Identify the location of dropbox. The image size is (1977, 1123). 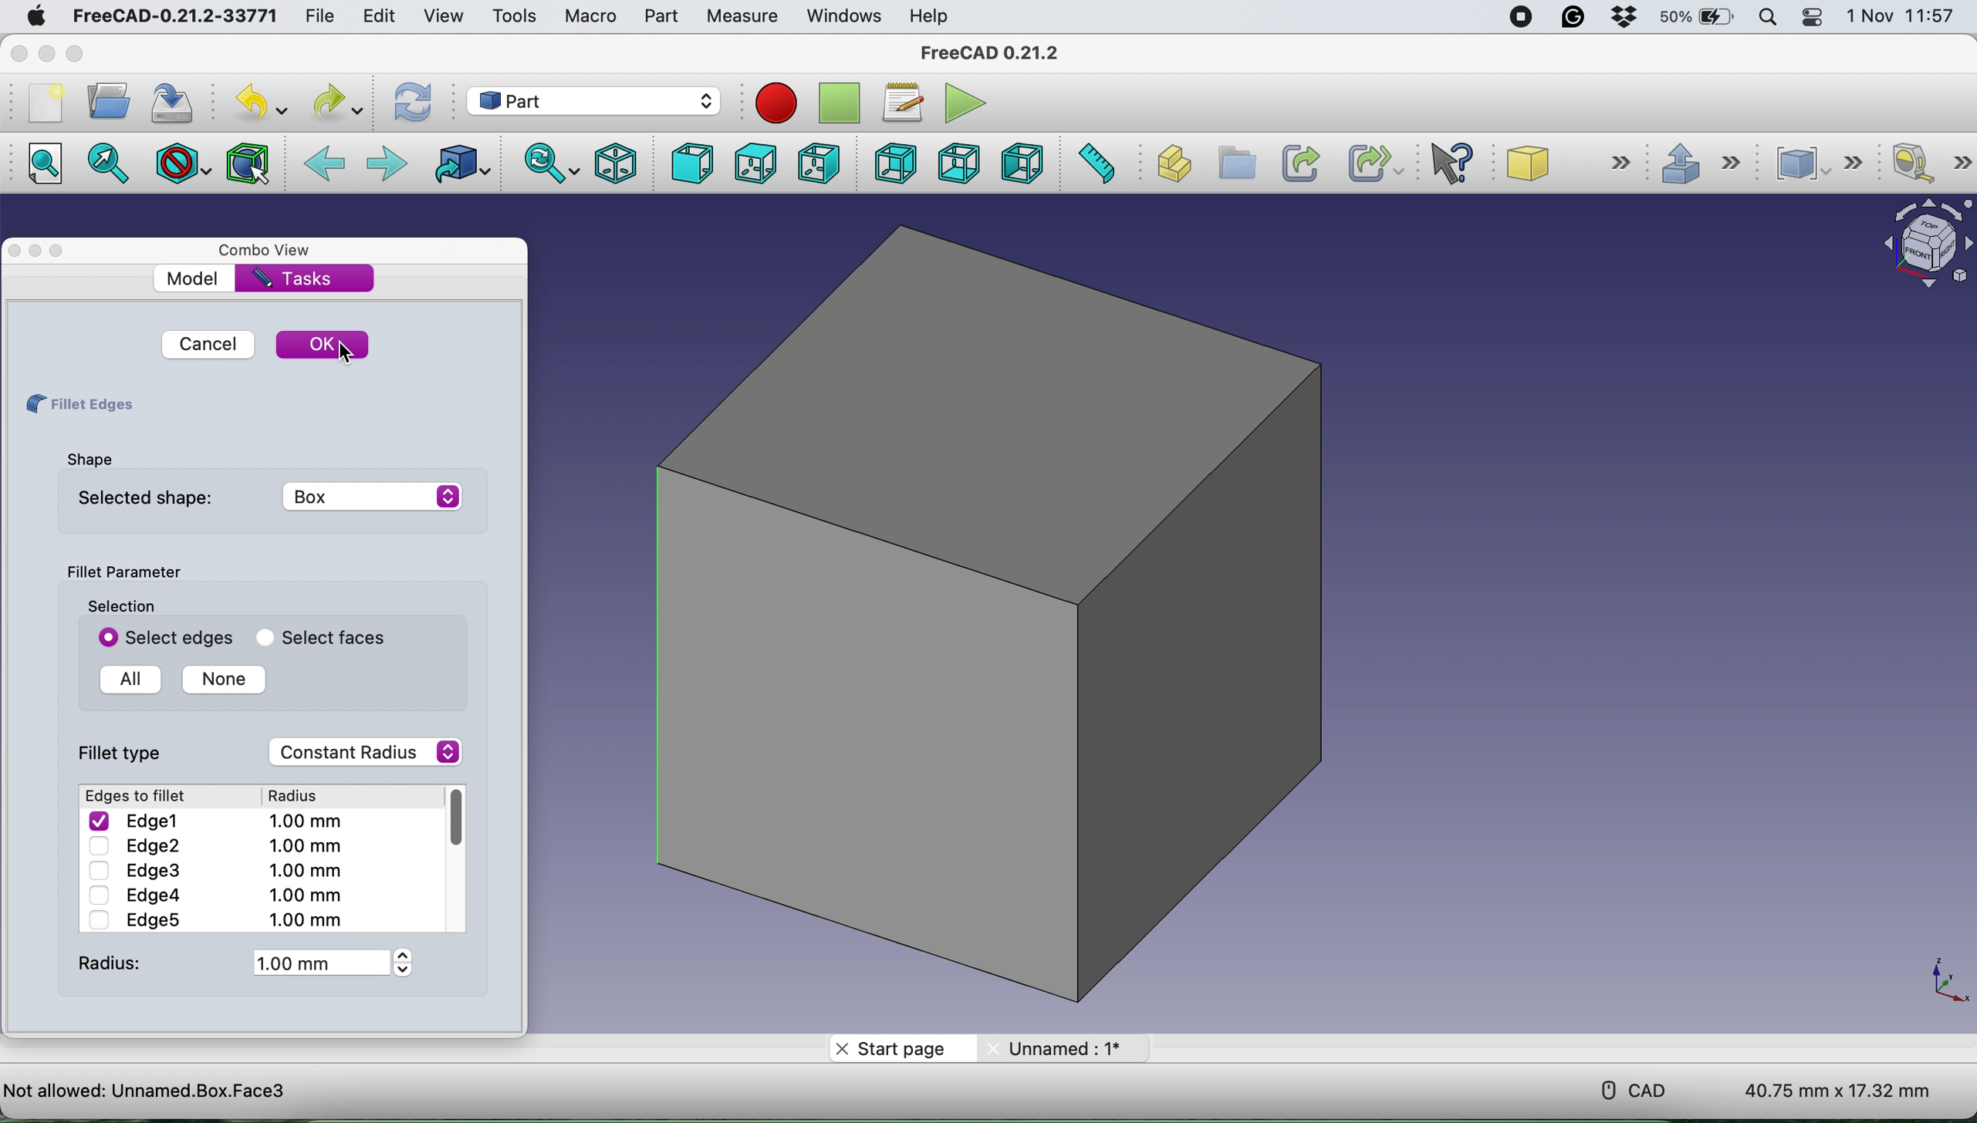
(1627, 17).